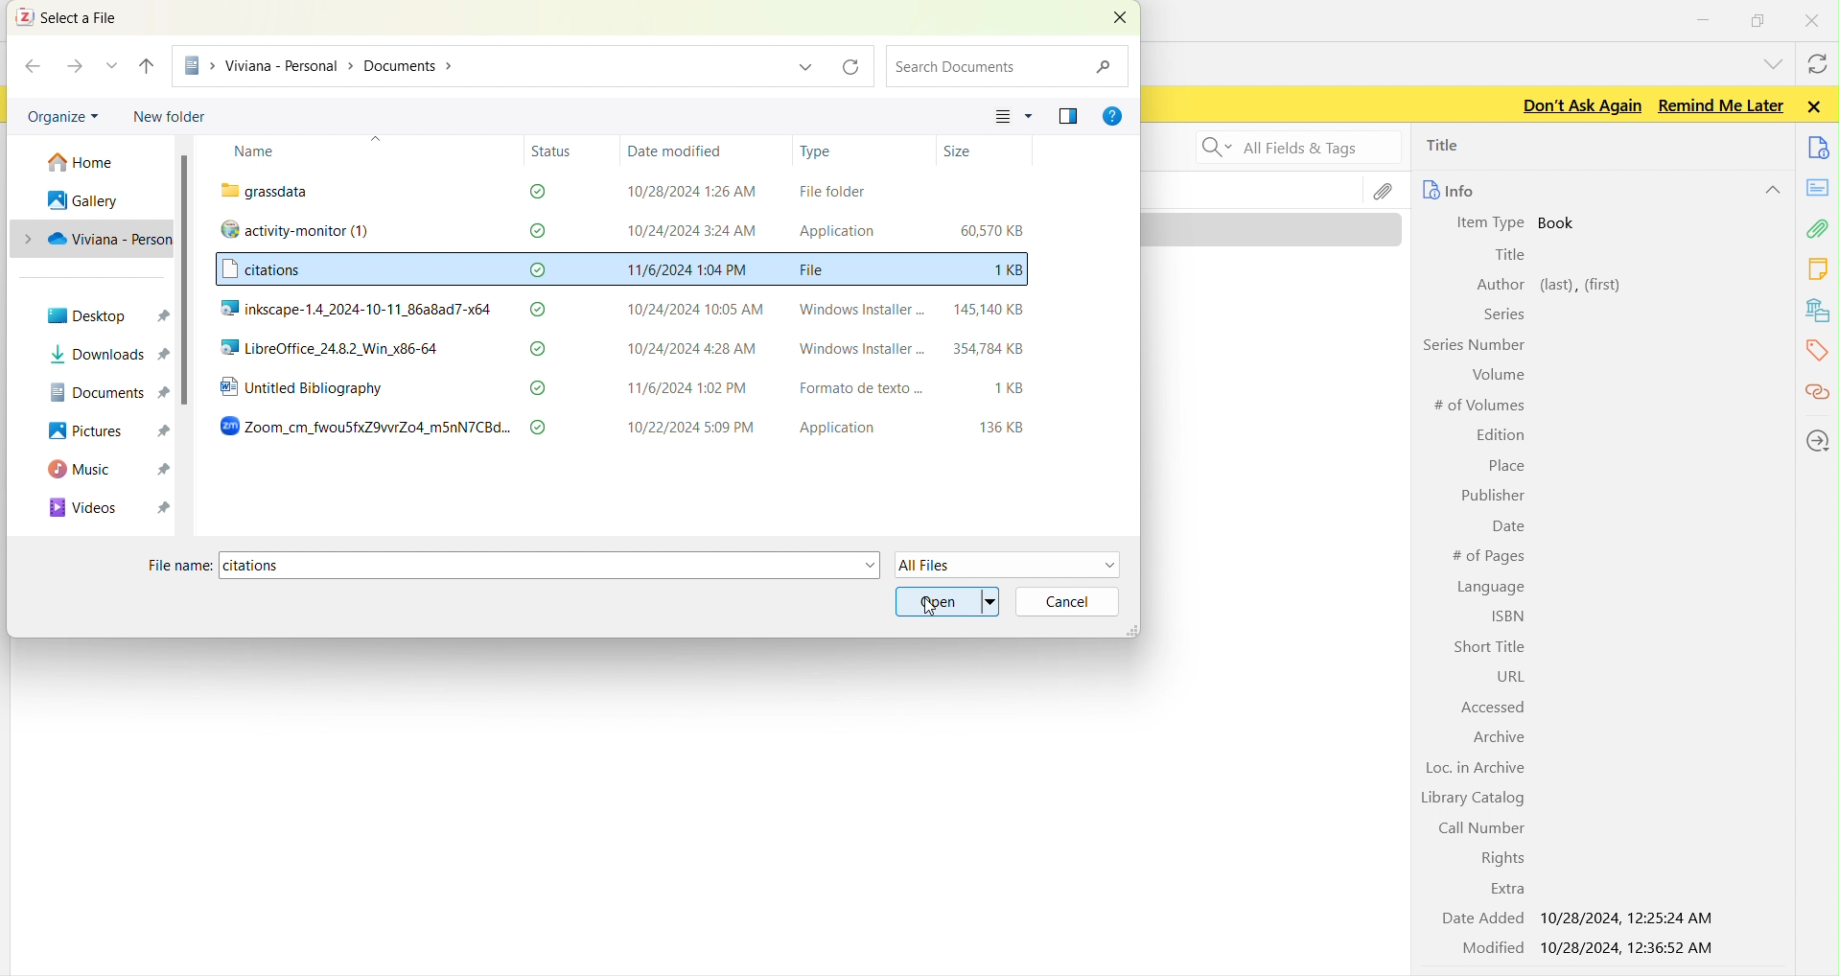 This screenshot has width=1839, height=976. What do you see at coordinates (1483, 826) in the screenshot?
I see `Call Number` at bounding box center [1483, 826].